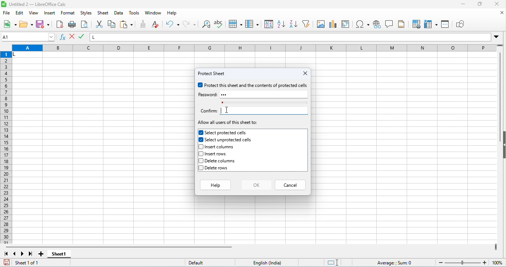  Describe the element at coordinates (222, 110) in the screenshot. I see `typing cursor appeared` at that location.